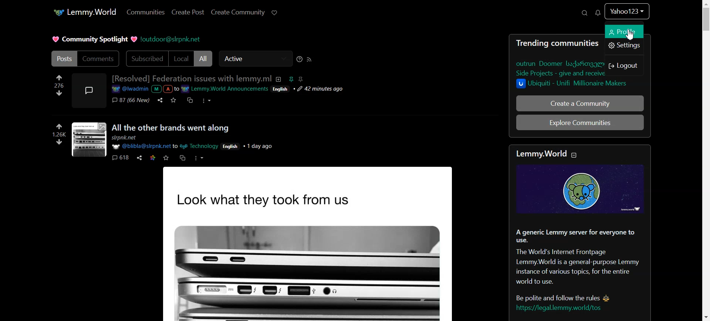  I want to click on Create Post, so click(188, 13).